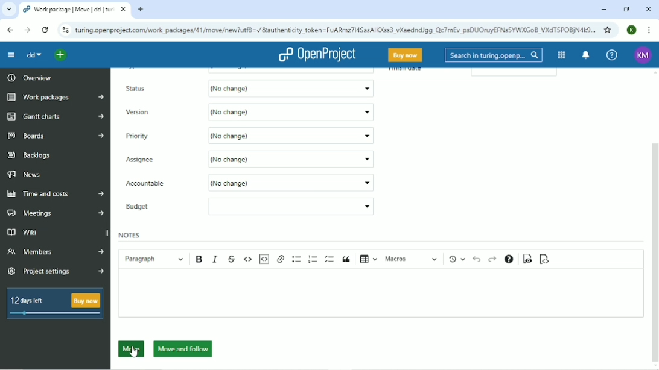  I want to click on Customize and conrol google chrome, so click(649, 30).